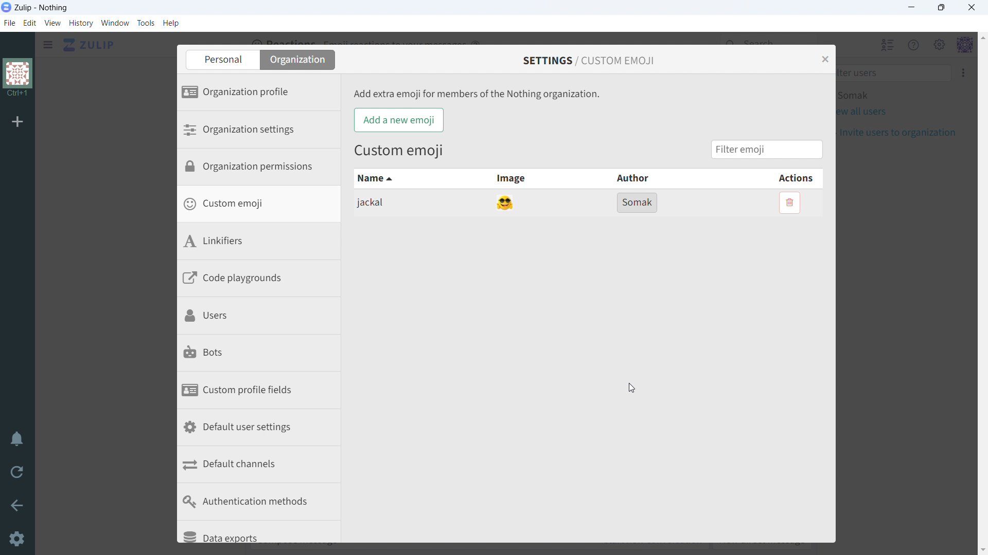 The width and height of the screenshot is (988, 555). I want to click on title, so click(42, 8).